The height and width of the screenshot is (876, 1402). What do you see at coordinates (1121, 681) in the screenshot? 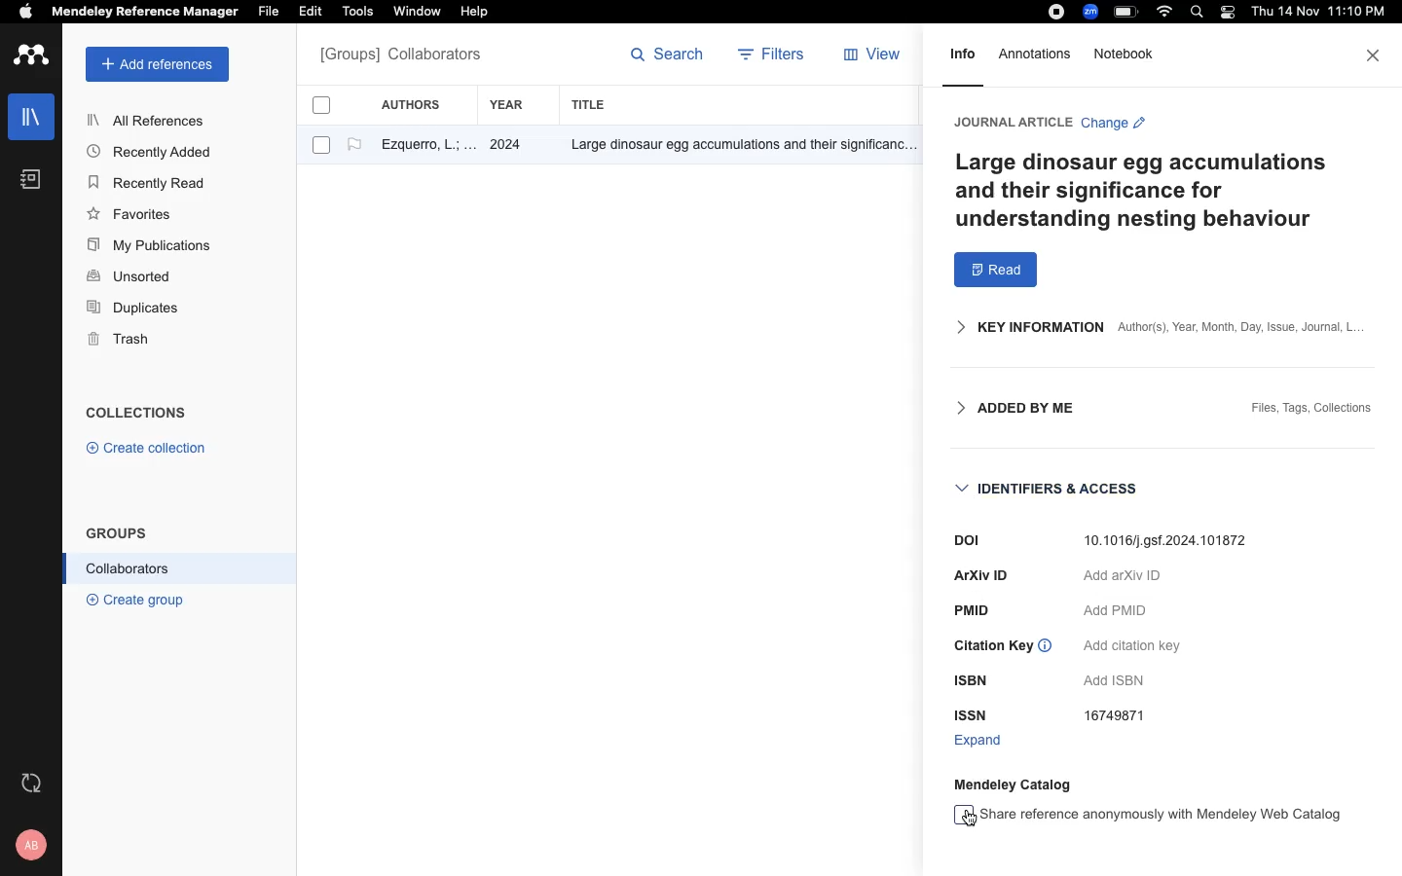
I see `‘Add ISBN` at bounding box center [1121, 681].